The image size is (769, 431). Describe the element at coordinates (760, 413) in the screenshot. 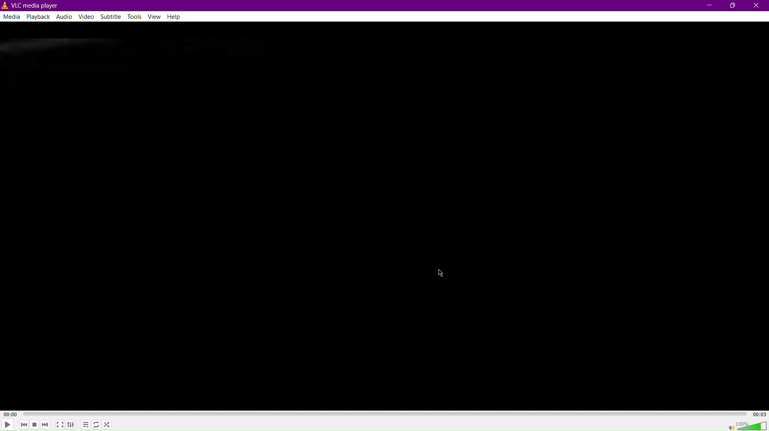

I see `Total/Remaining time` at that location.